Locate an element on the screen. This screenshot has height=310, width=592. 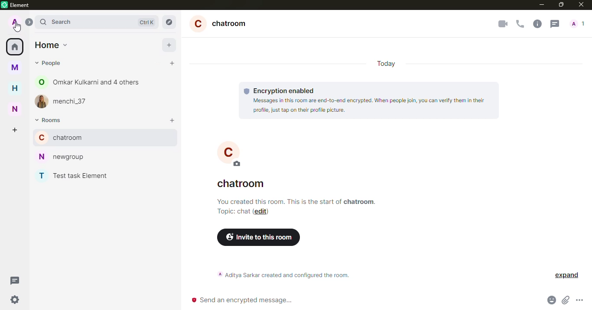
element is located at coordinates (21, 6).